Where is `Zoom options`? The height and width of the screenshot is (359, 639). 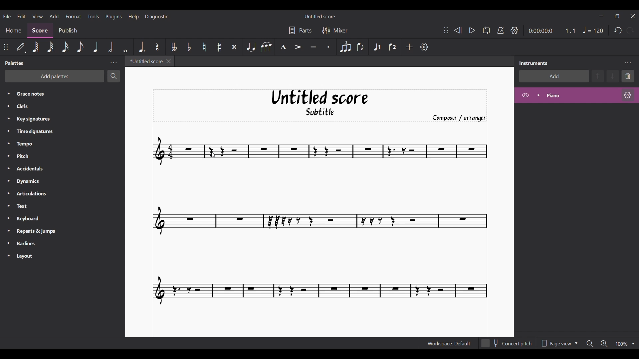
Zoom options is located at coordinates (633, 344).